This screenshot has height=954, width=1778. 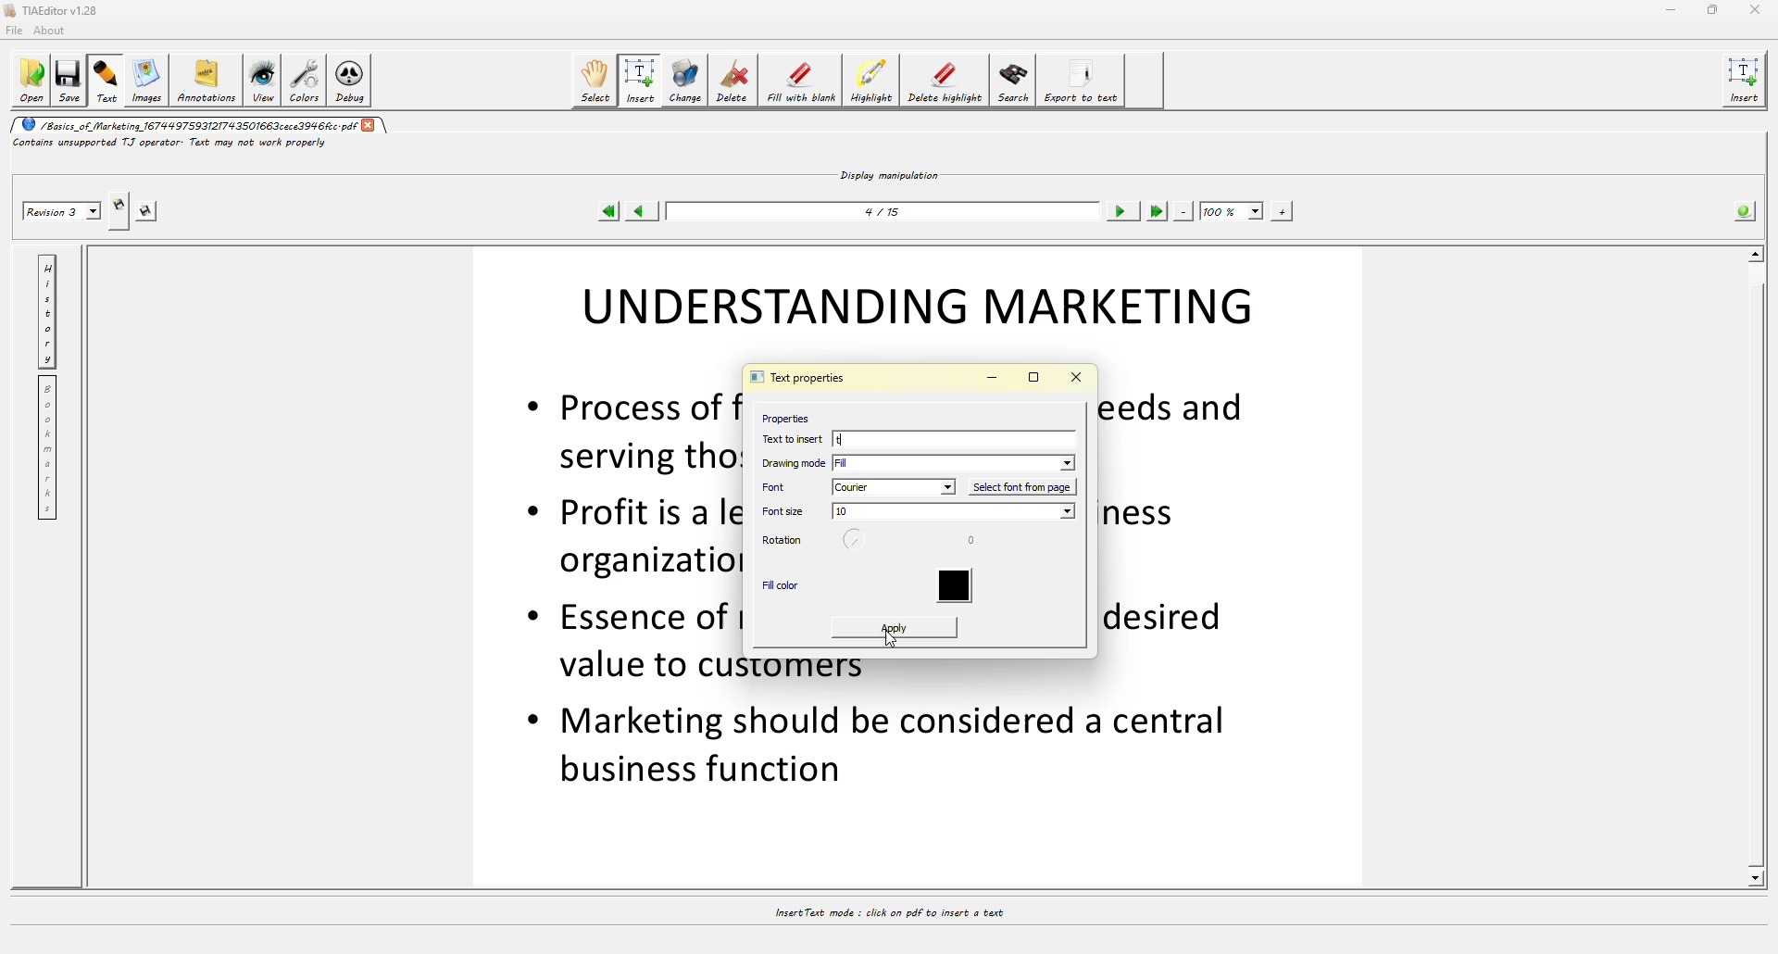 What do you see at coordinates (953, 513) in the screenshot?
I see `size` at bounding box center [953, 513].